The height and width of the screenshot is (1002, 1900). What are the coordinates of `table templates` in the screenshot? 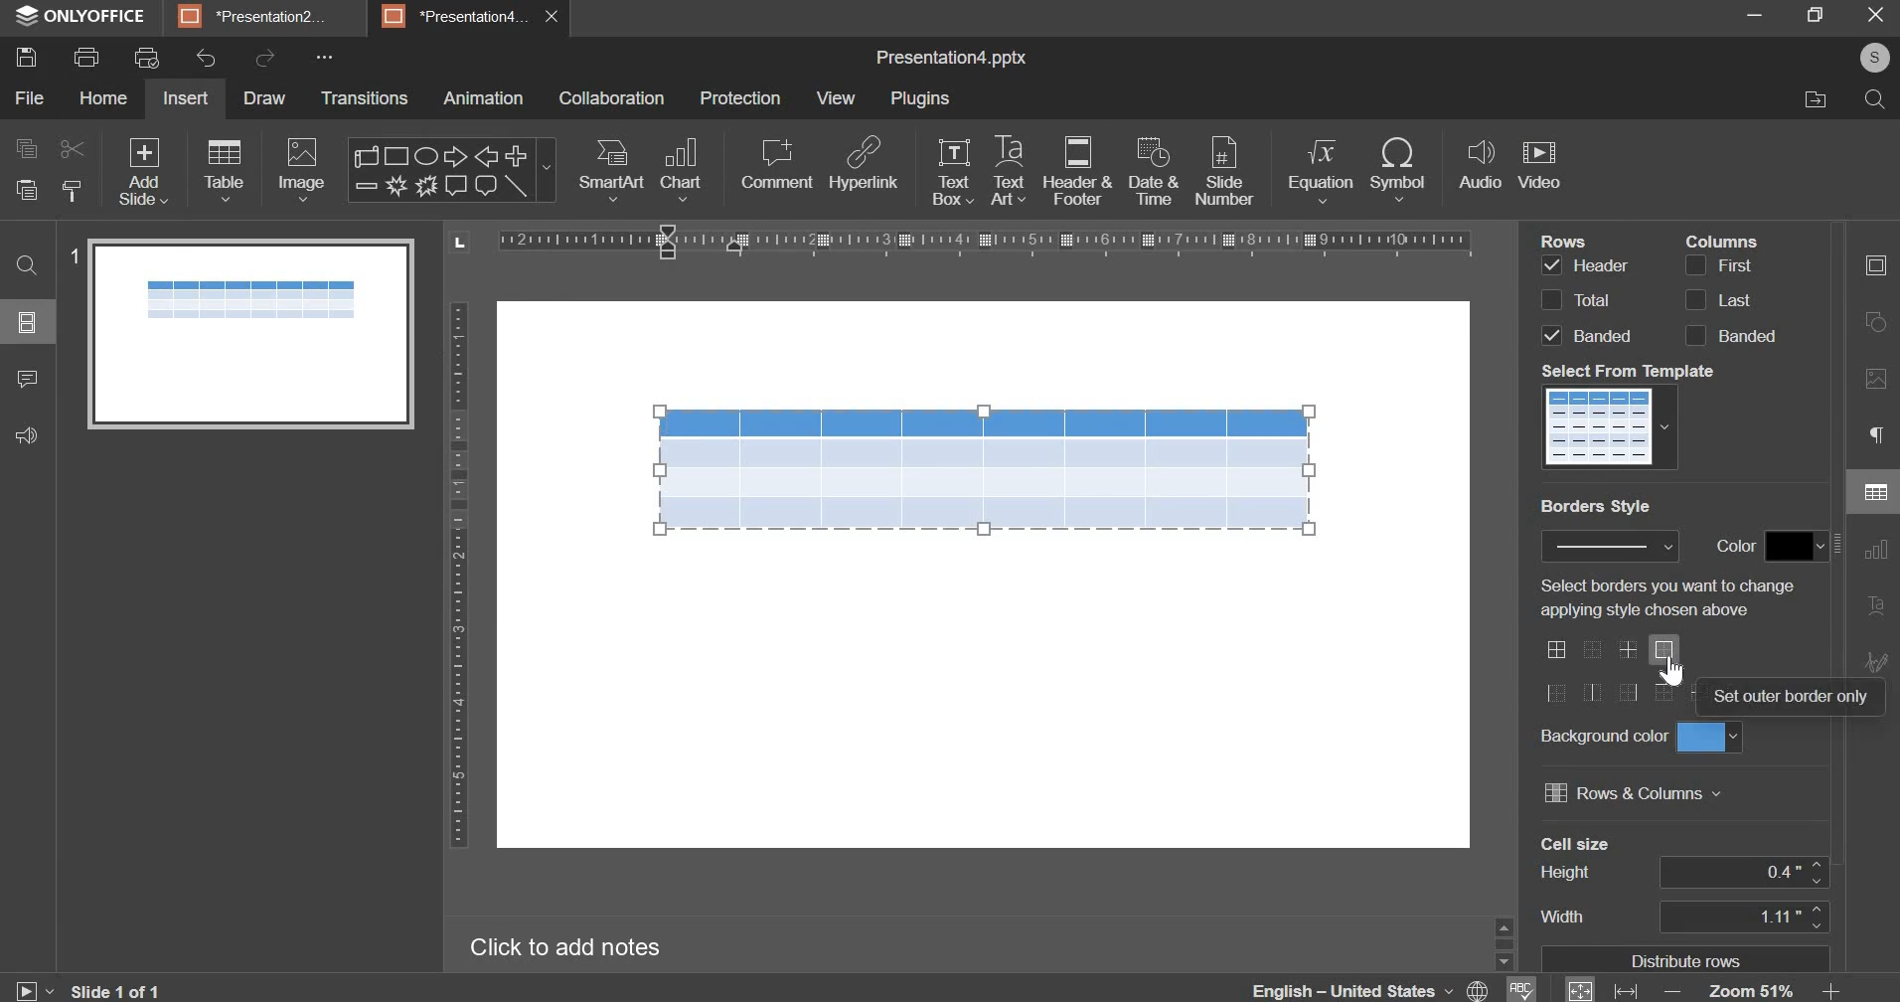 It's located at (1611, 427).